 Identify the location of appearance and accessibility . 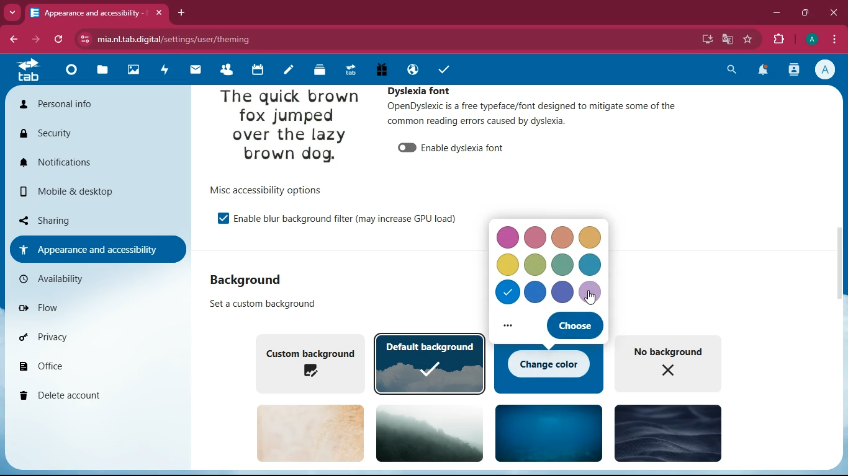
(99, 13).